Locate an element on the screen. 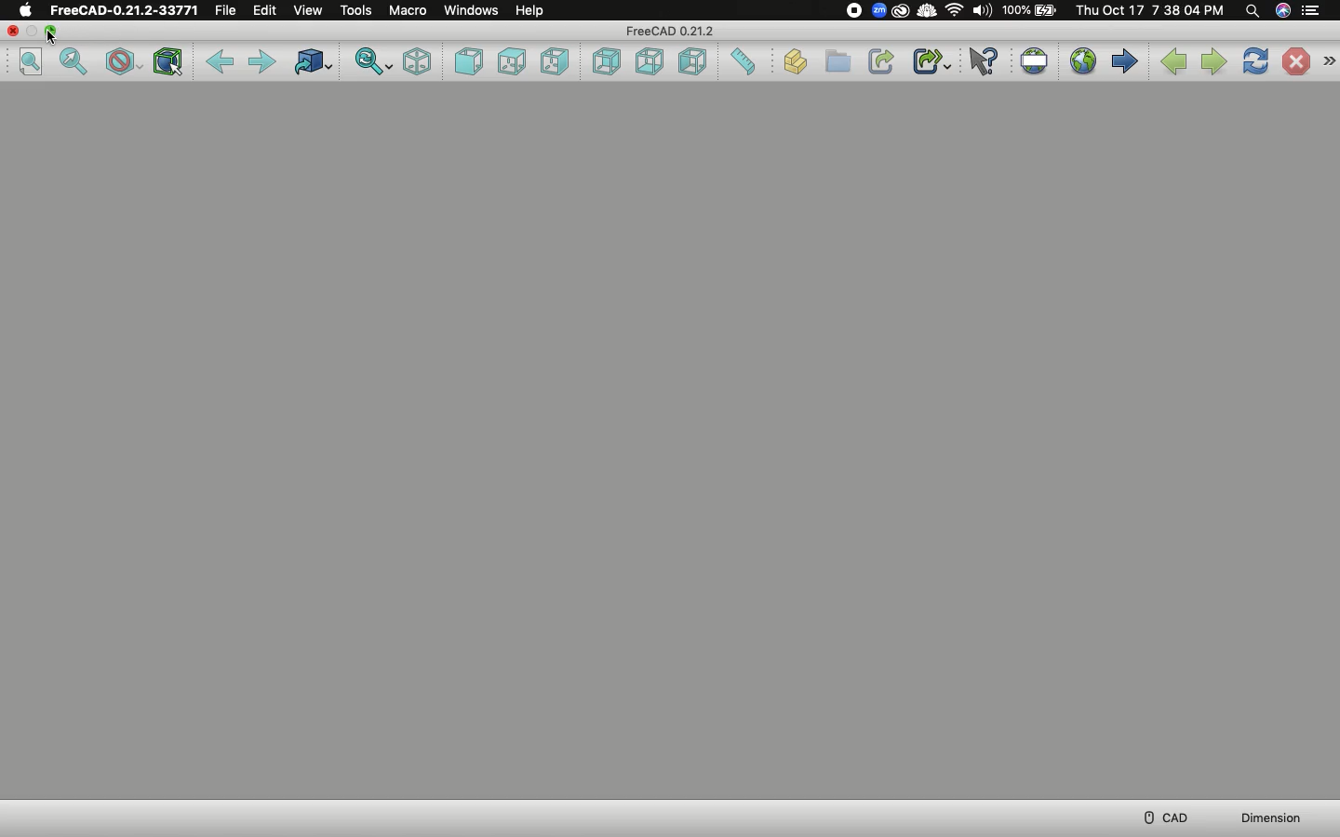 The width and height of the screenshot is (1340, 837). Extension is located at coordinates (904, 10).